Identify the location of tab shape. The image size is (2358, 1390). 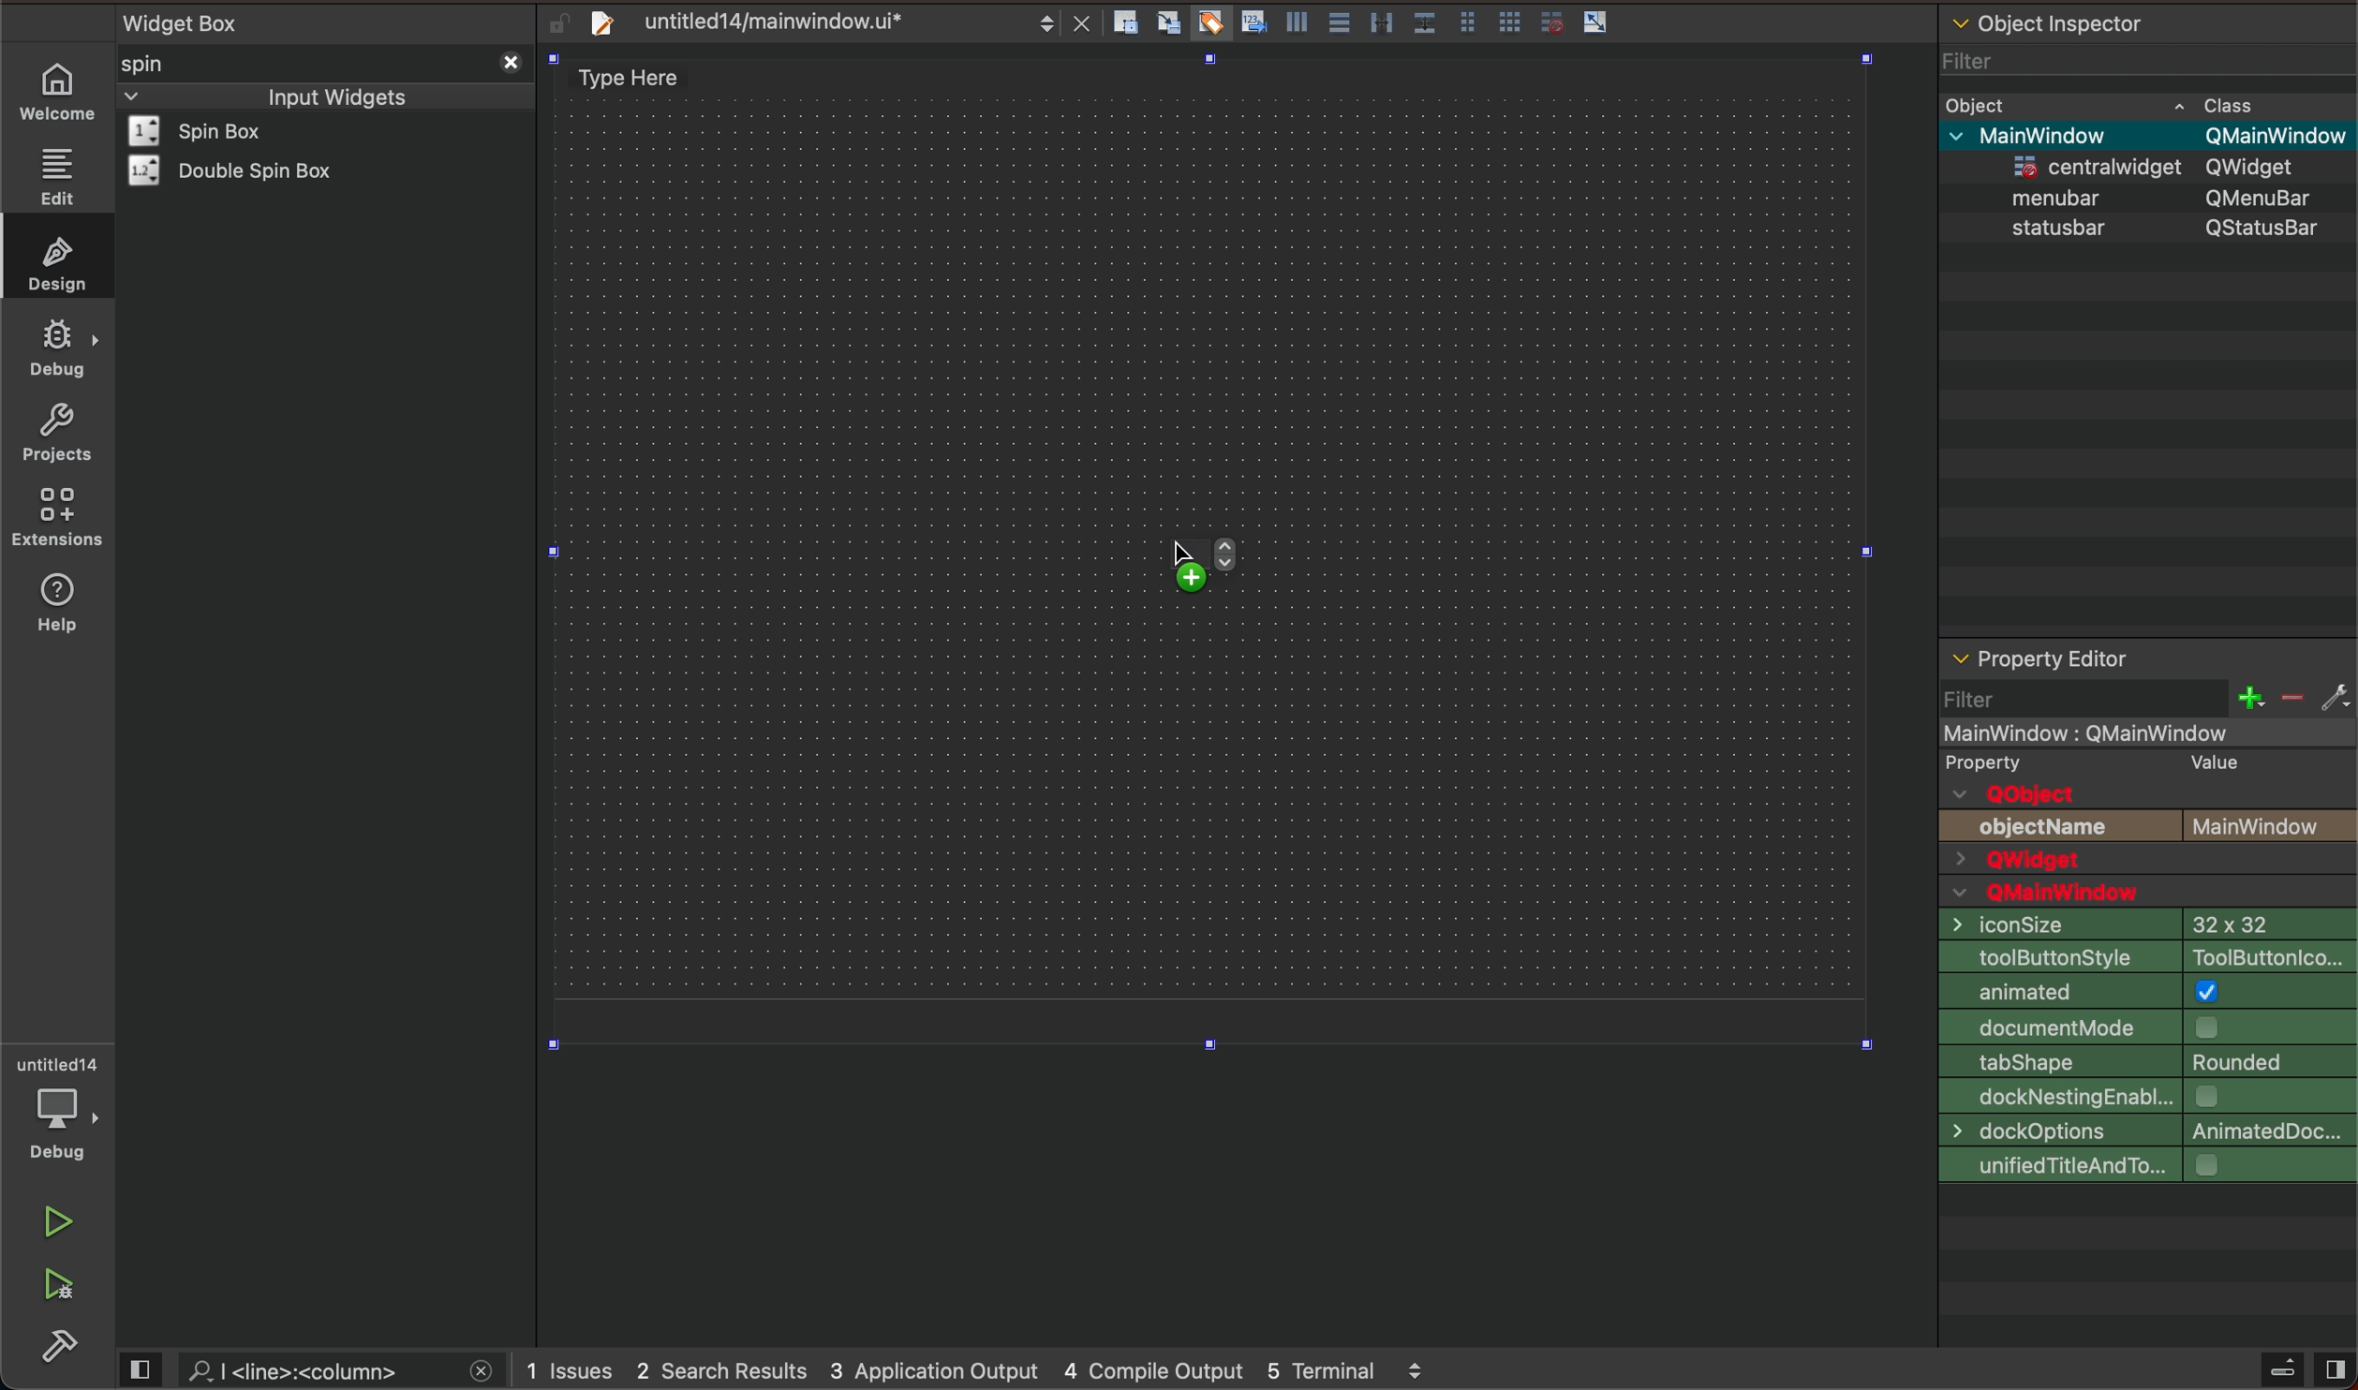
(2147, 1061).